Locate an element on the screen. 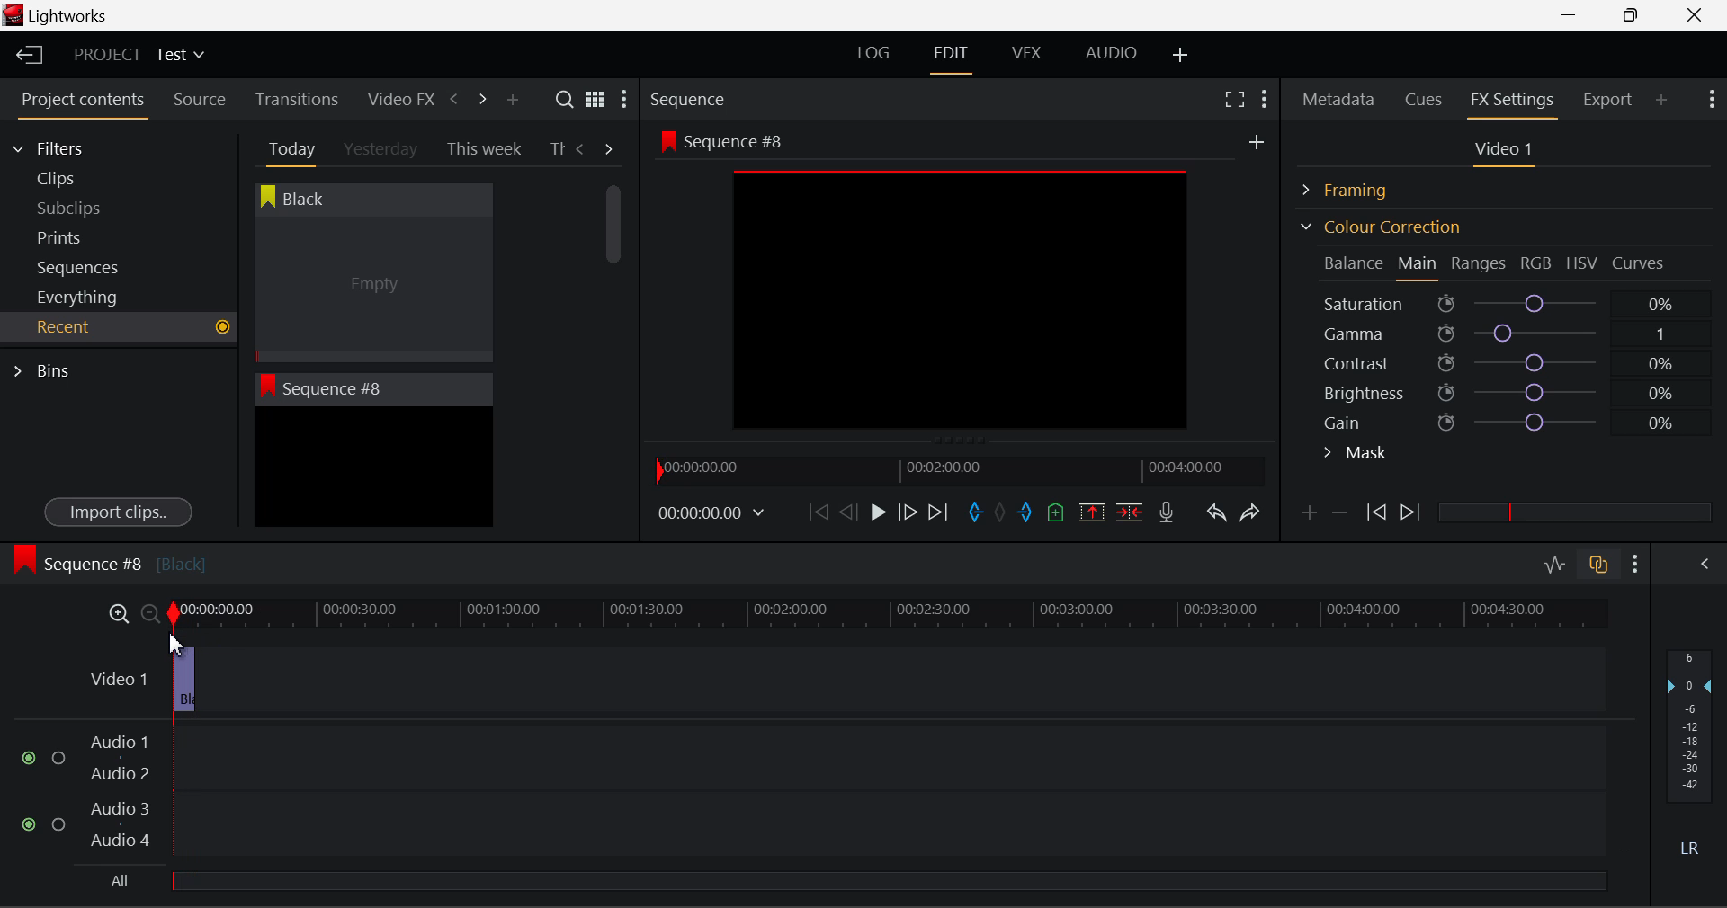 The height and width of the screenshot is (908, 1727). Scroll Bar is located at coordinates (614, 342).